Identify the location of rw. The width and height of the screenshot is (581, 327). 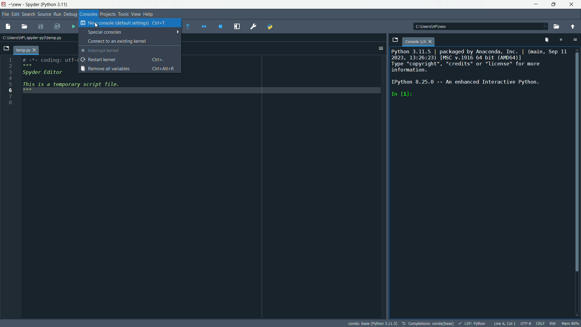
(553, 322).